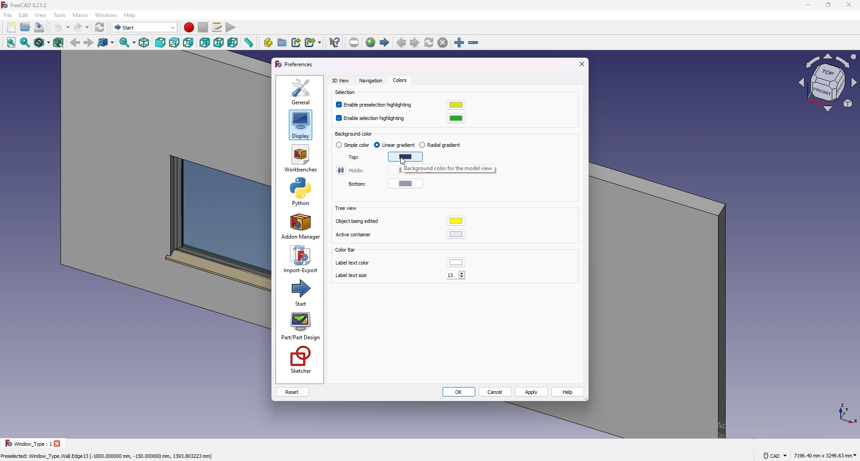  What do you see at coordinates (218, 27) in the screenshot?
I see `macros` at bounding box center [218, 27].